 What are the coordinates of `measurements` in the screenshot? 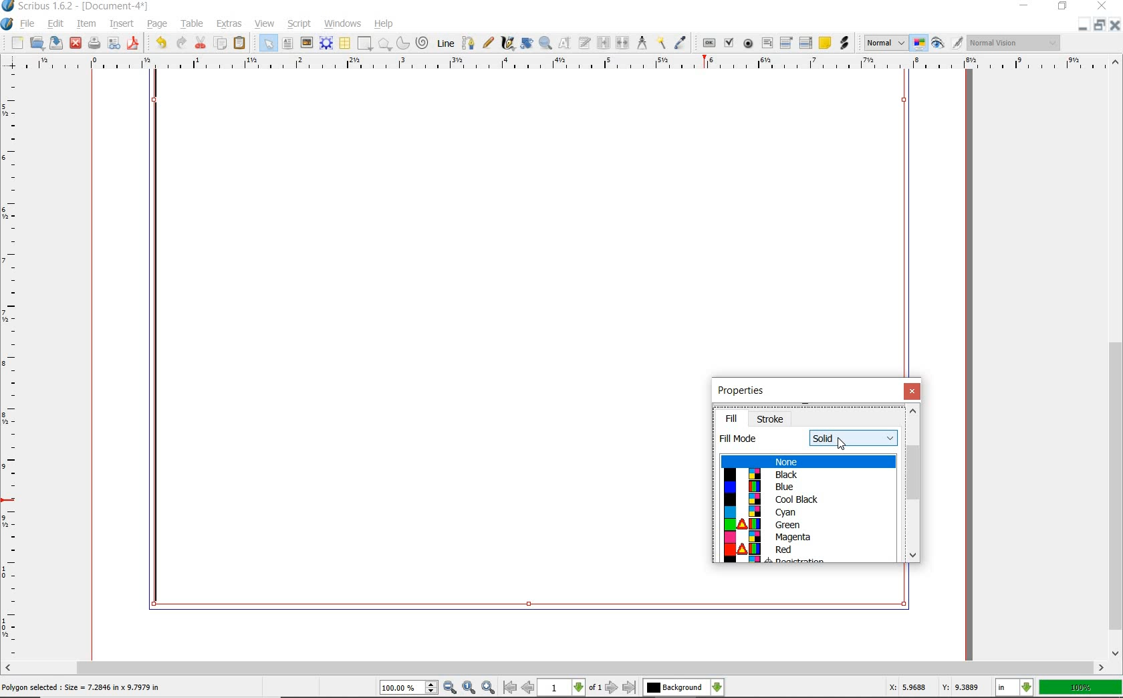 It's located at (642, 43).